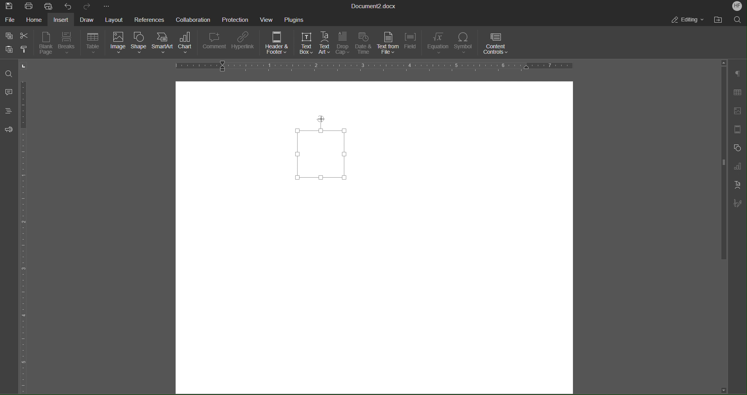 The width and height of the screenshot is (747, 395). What do you see at coordinates (412, 44) in the screenshot?
I see `Field` at bounding box center [412, 44].